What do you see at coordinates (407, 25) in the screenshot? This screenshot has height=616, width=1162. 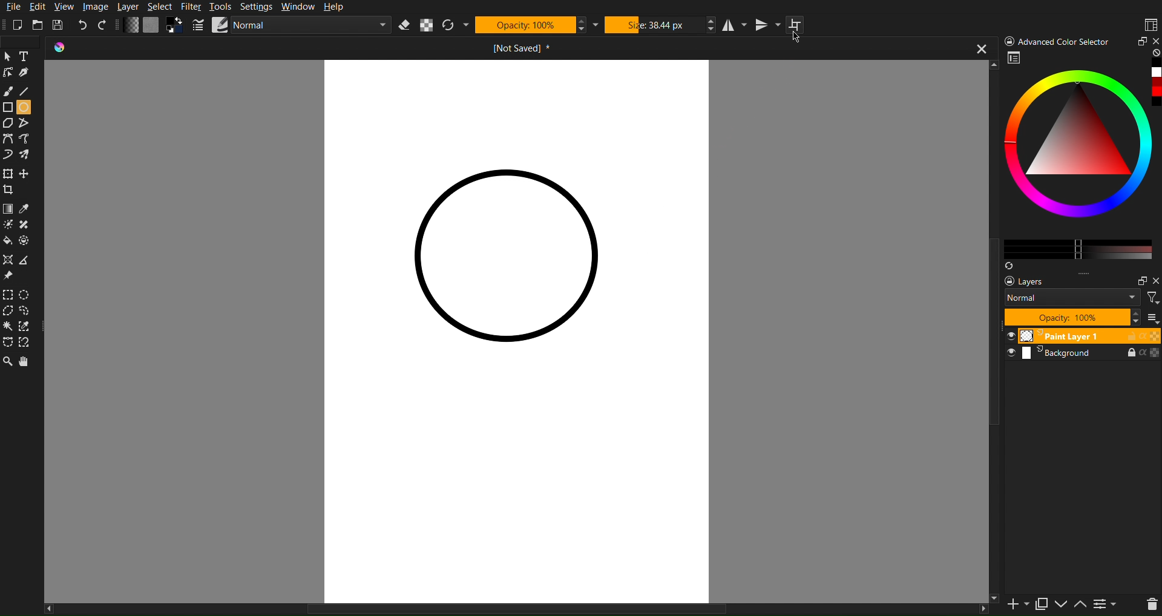 I see `Erase` at bounding box center [407, 25].